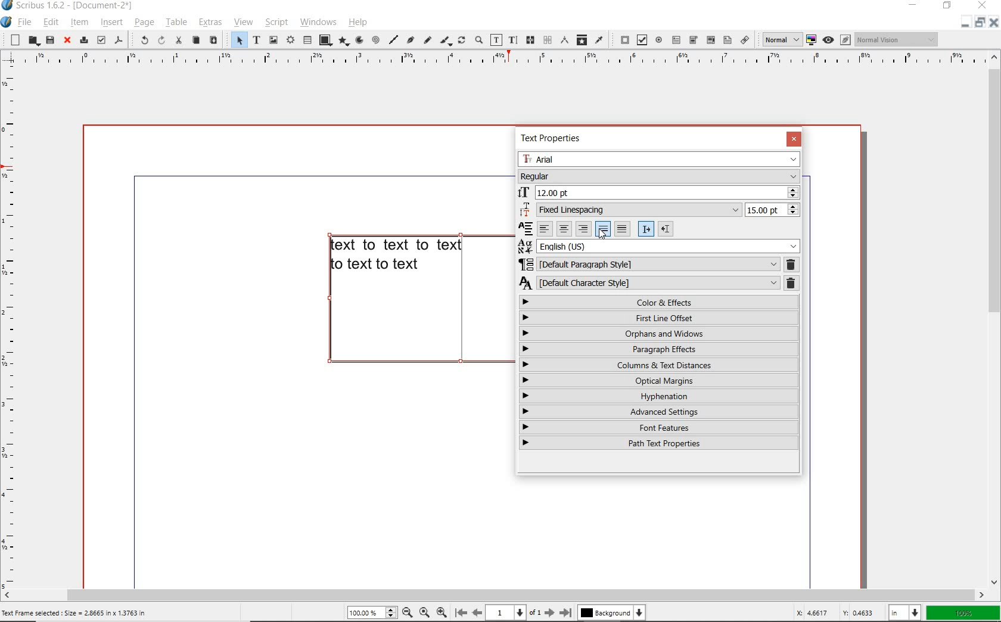 The height and width of the screenshot is (622, 1001). I want to click on pdf list box, so click(726, 39).